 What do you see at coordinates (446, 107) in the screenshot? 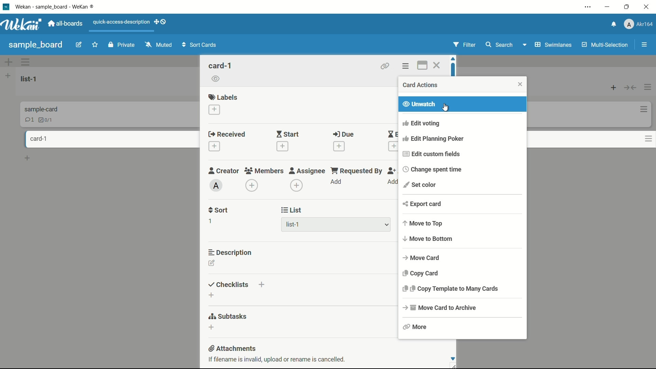
I see `cursor` at bounding box center [446, 107].